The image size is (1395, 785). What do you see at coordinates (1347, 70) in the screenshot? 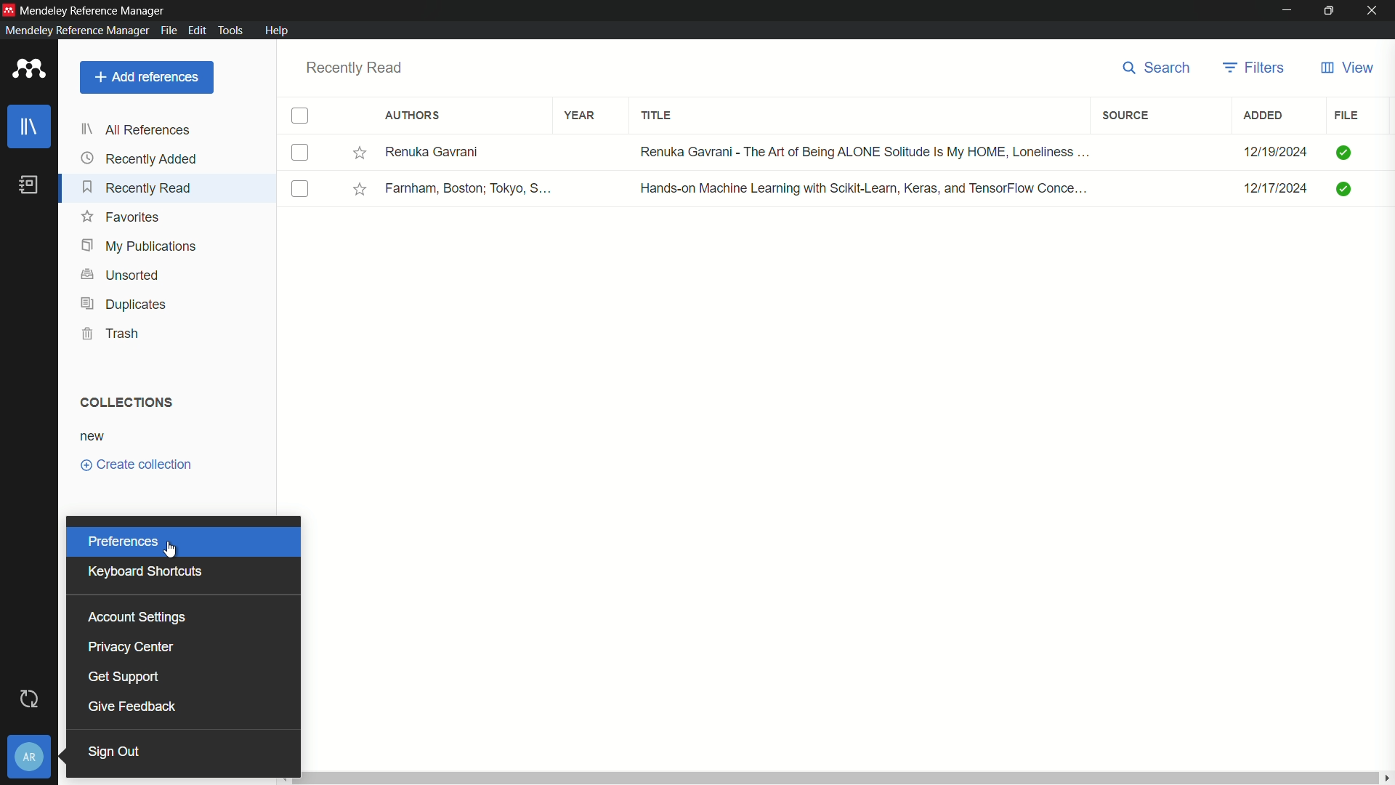
I see `view` at bounding box center [1347, 70].